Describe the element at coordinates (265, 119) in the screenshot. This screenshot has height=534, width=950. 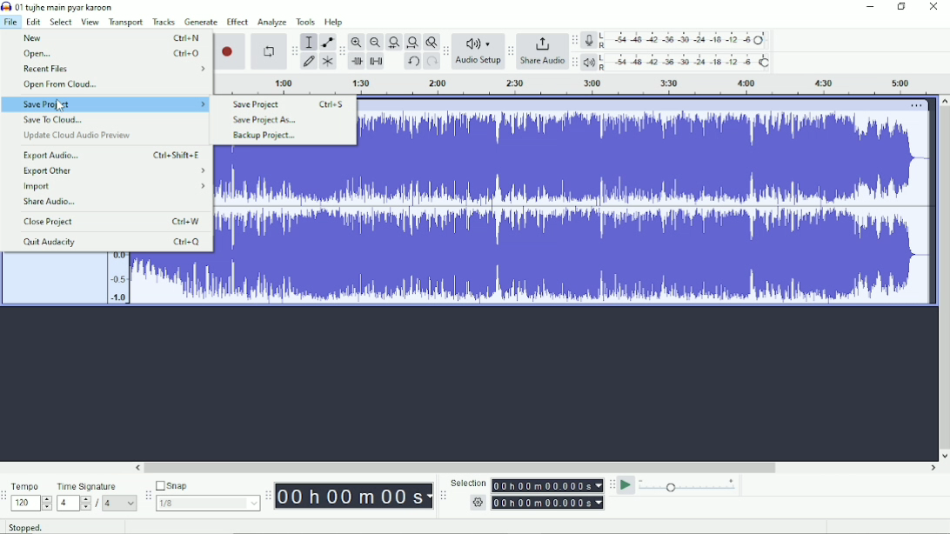
I see `Save Project As` at that location.